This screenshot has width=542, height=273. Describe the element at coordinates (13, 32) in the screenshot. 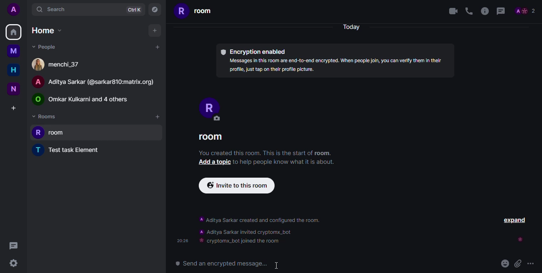

I see `home` at that location.